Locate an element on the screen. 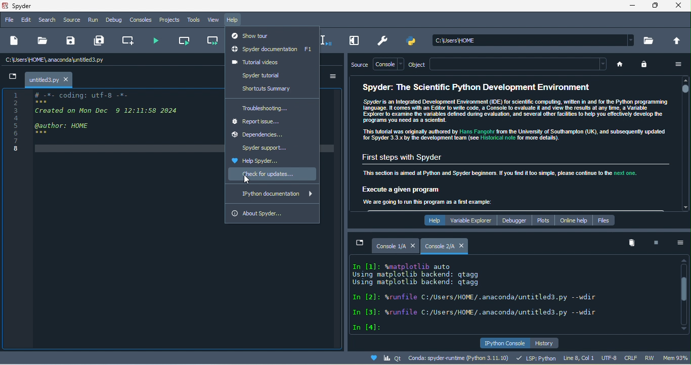  console is located at coordinates (142, 20).